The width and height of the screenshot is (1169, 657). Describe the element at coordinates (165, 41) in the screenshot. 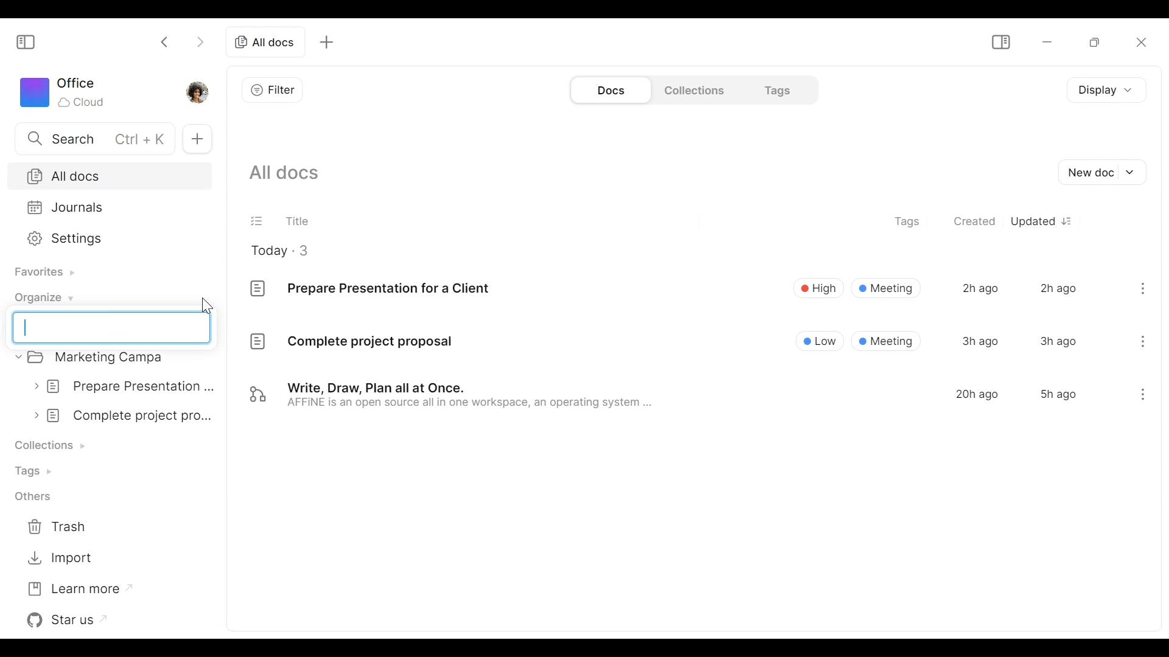

I see `Click to go back` at that location.